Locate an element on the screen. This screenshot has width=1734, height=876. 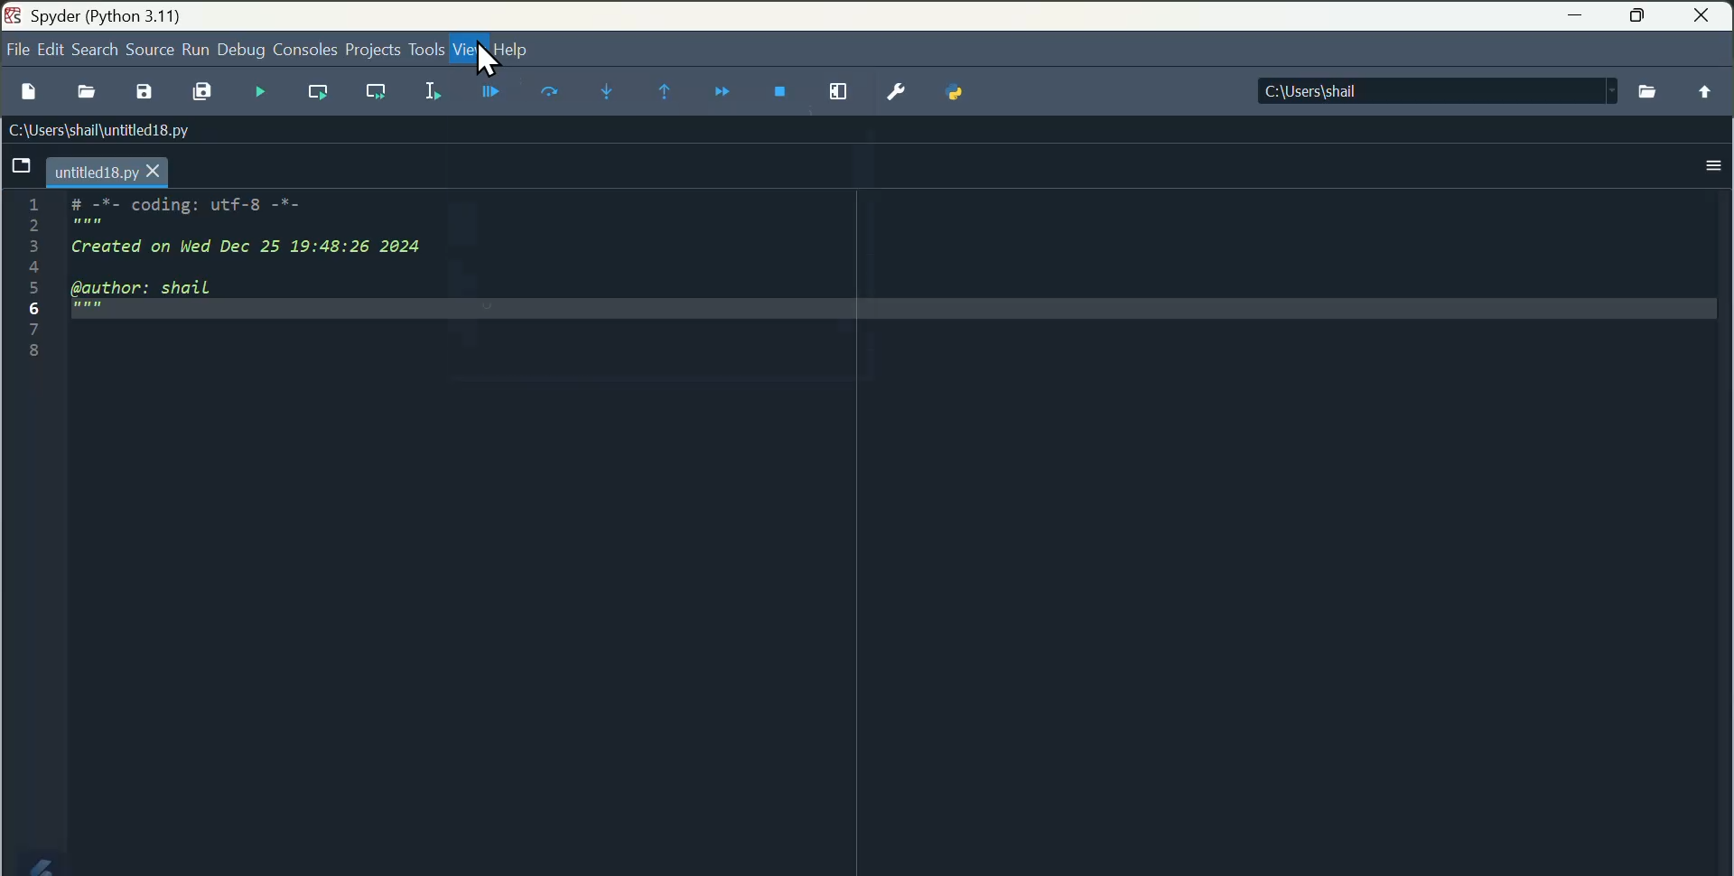
Save all files is located at coordinates (204, 91).